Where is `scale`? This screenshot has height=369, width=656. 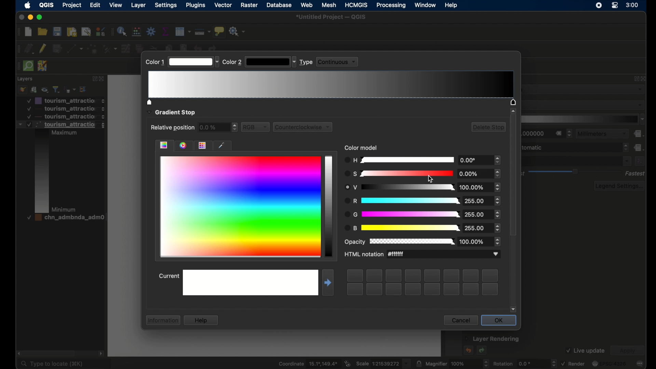 scale is located at coordinates (383, 363).